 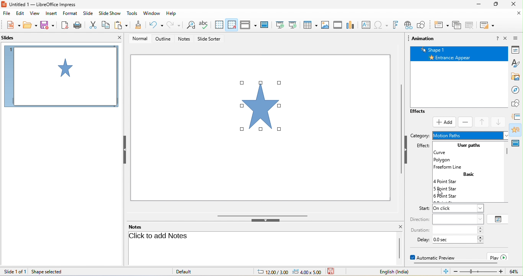 What do you see at coordinates (399, 127) in the screenshot?
I see `vertical scrollbar` at bounding box center [399, 127].